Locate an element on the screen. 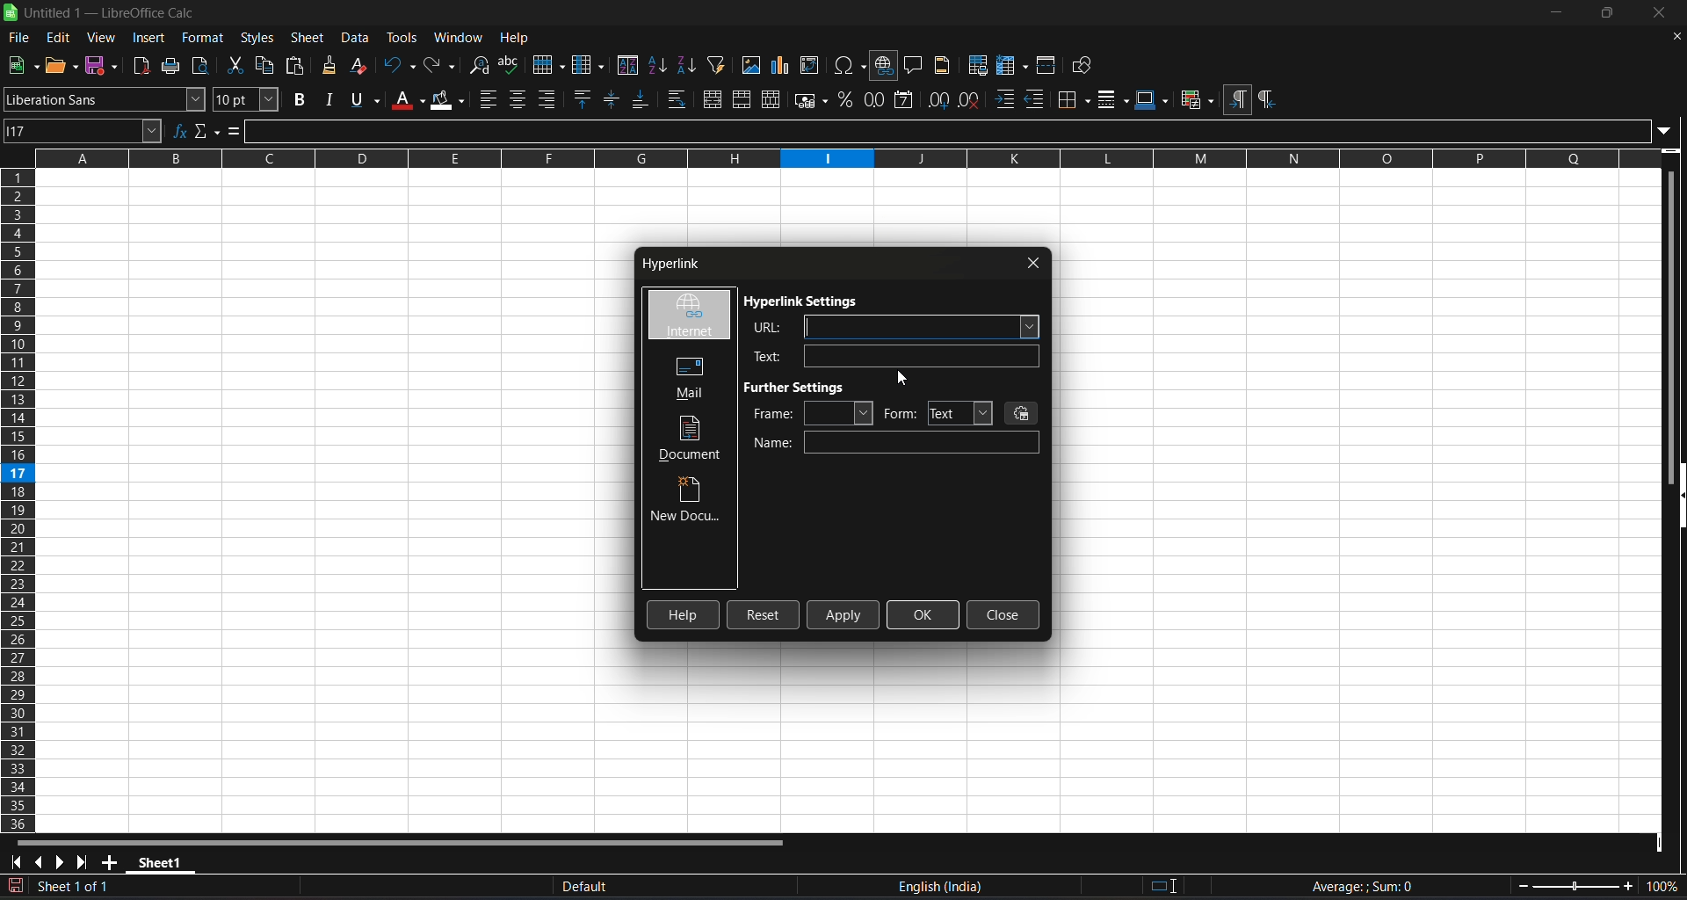  background color is located at coordinates (449, 98).